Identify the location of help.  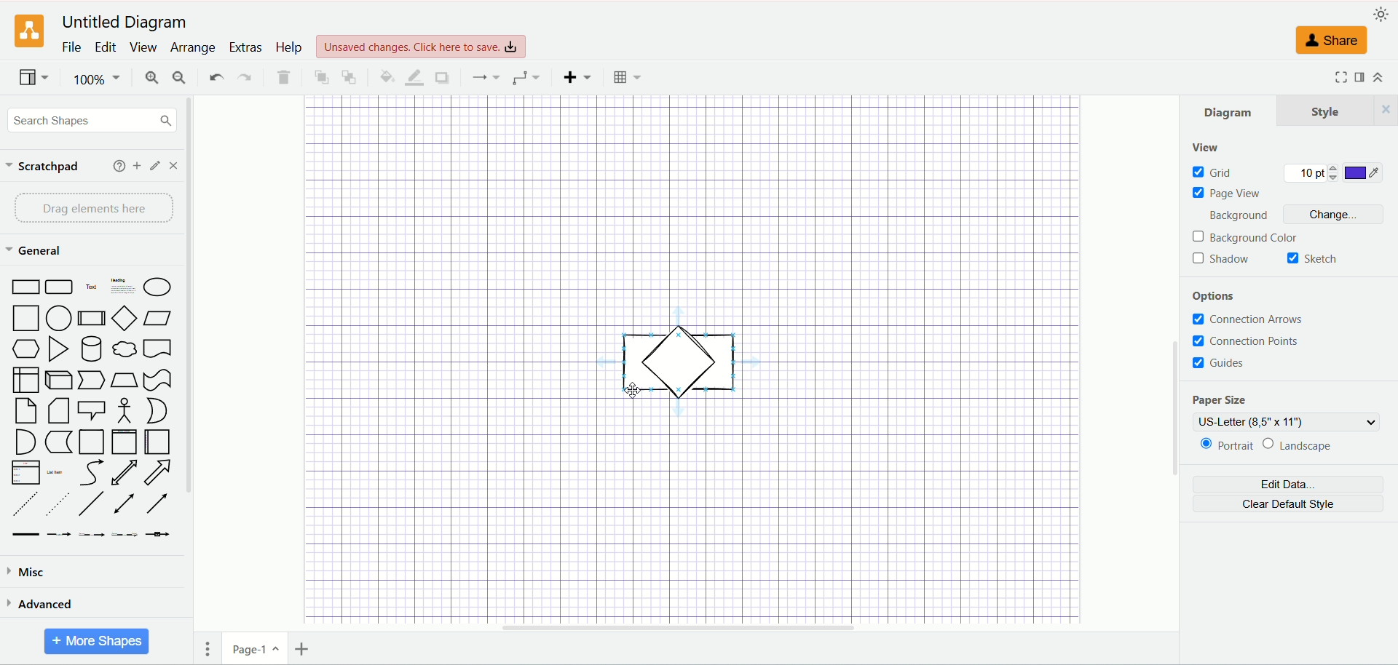
(114, 166).